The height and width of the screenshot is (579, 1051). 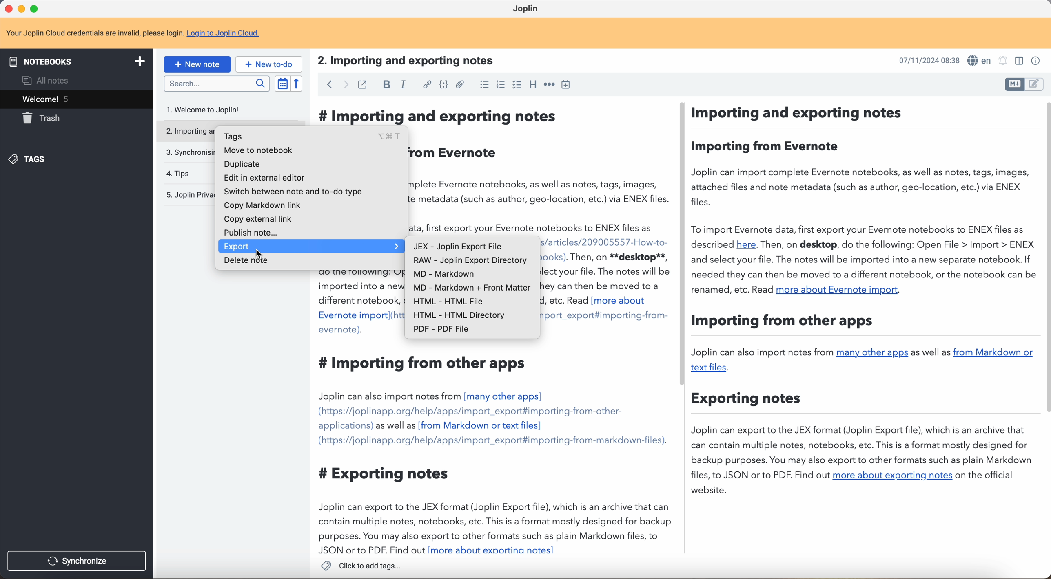 I want to click on search bar, so click(x=216, y=83).